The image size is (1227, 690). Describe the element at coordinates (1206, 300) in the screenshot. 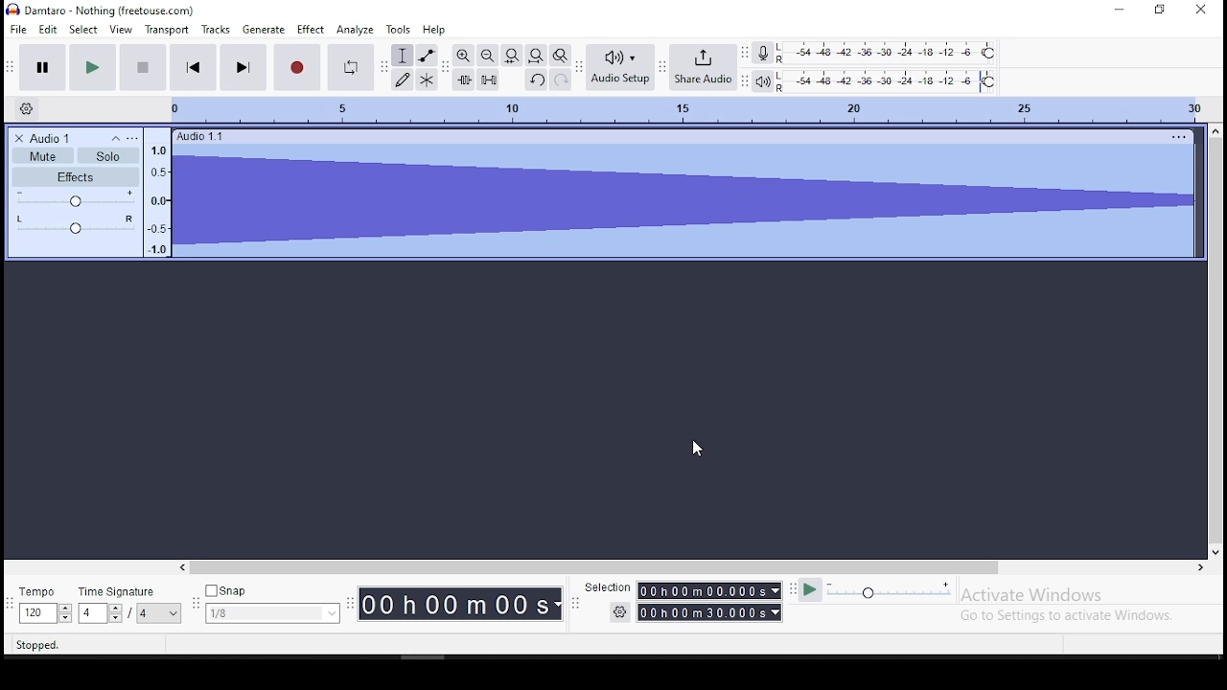

I see `vertical scroll bar` at that location.